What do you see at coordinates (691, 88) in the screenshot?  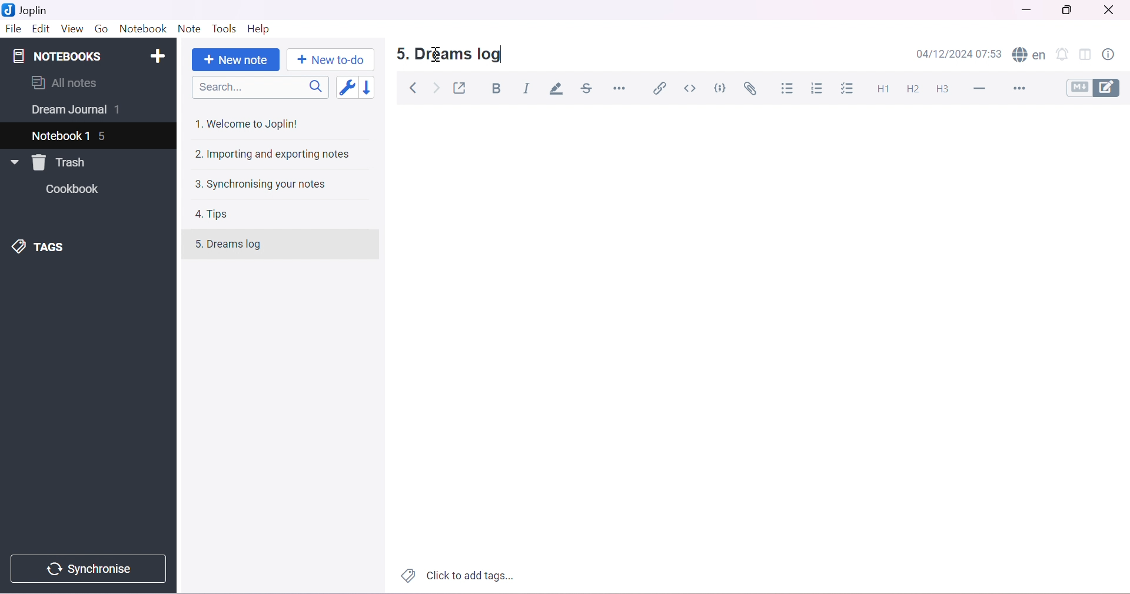 I see `Inline code` at bounding box center [691, 88].